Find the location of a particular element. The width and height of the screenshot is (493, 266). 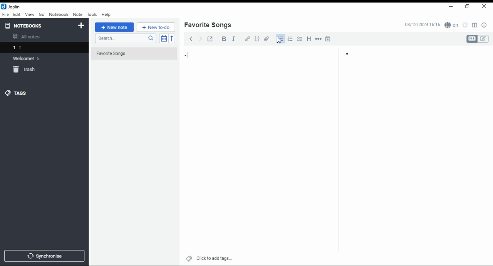

attach file is located at coordinates (267, 38).